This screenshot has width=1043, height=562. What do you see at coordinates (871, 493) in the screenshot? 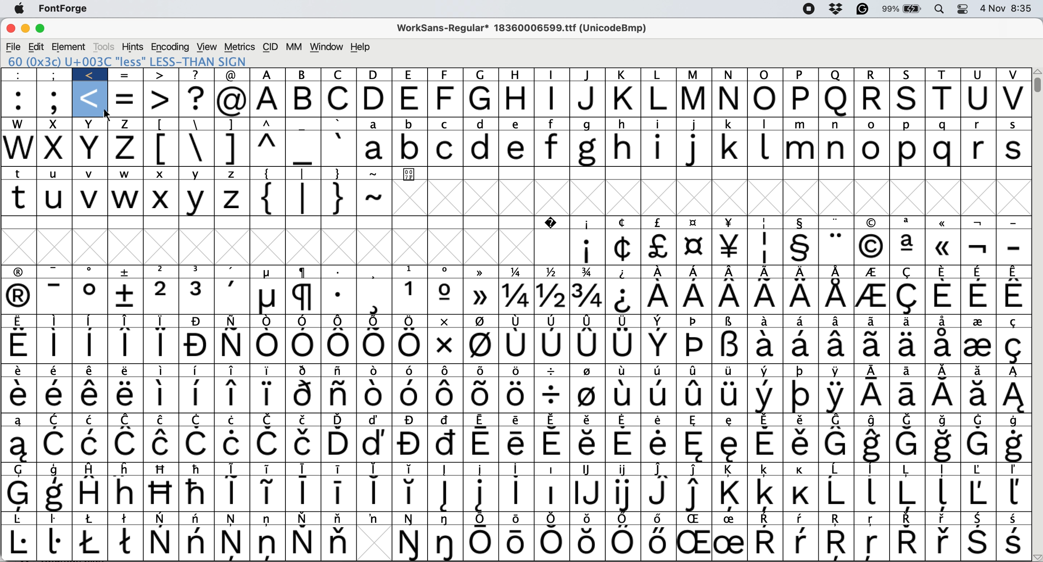
I see `Symbol` at bounding box center [871, 493].